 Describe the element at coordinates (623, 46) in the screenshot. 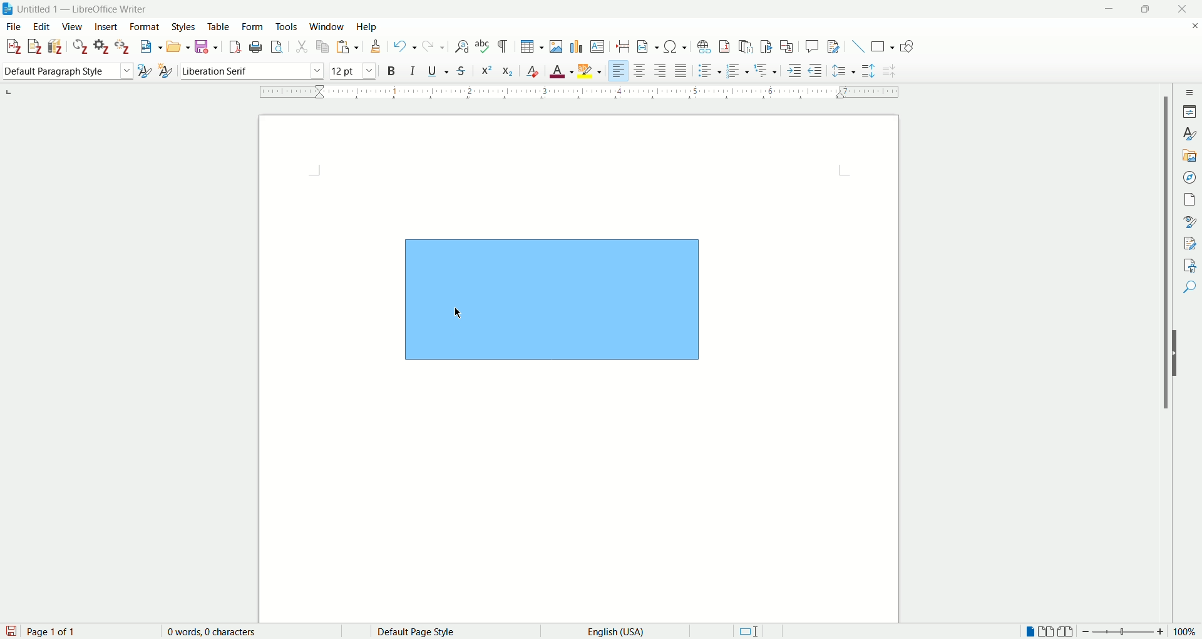

I see `insert pagebreak` at that location.